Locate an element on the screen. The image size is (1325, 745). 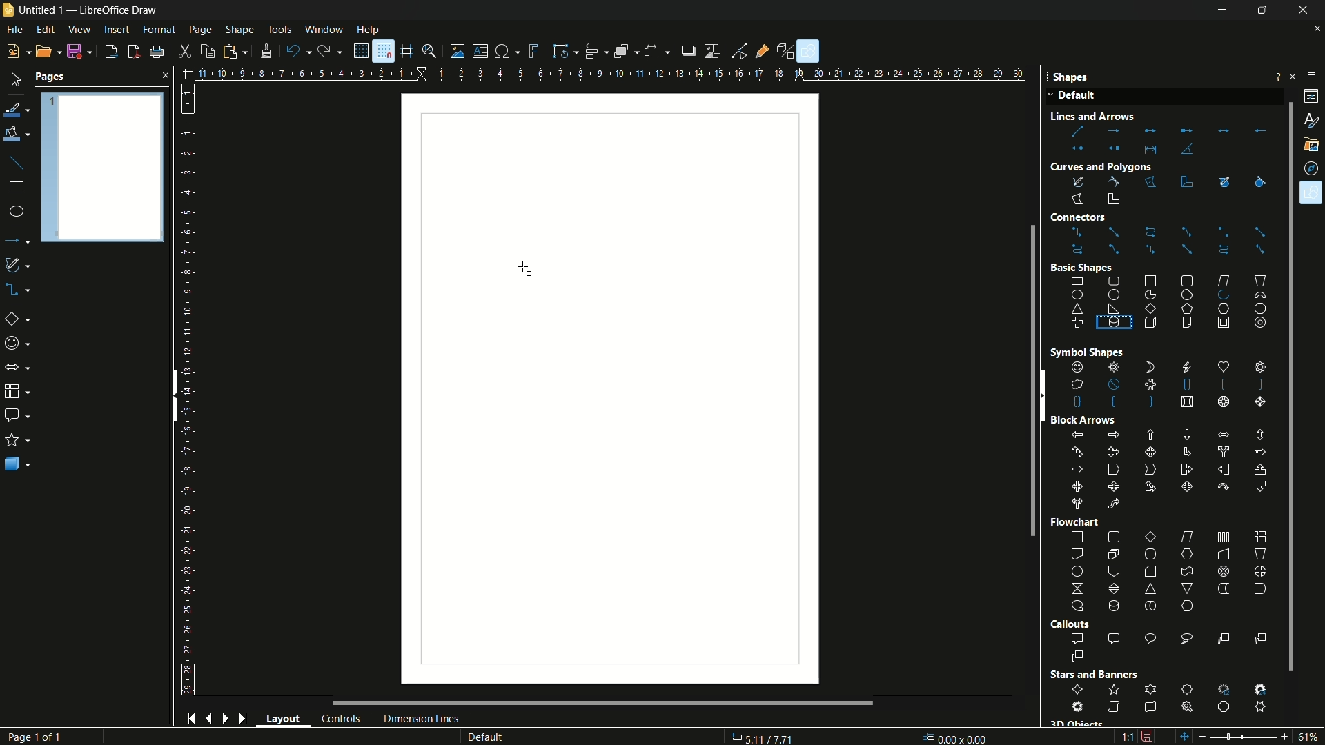
close app is located at coordinates (1307, 10).